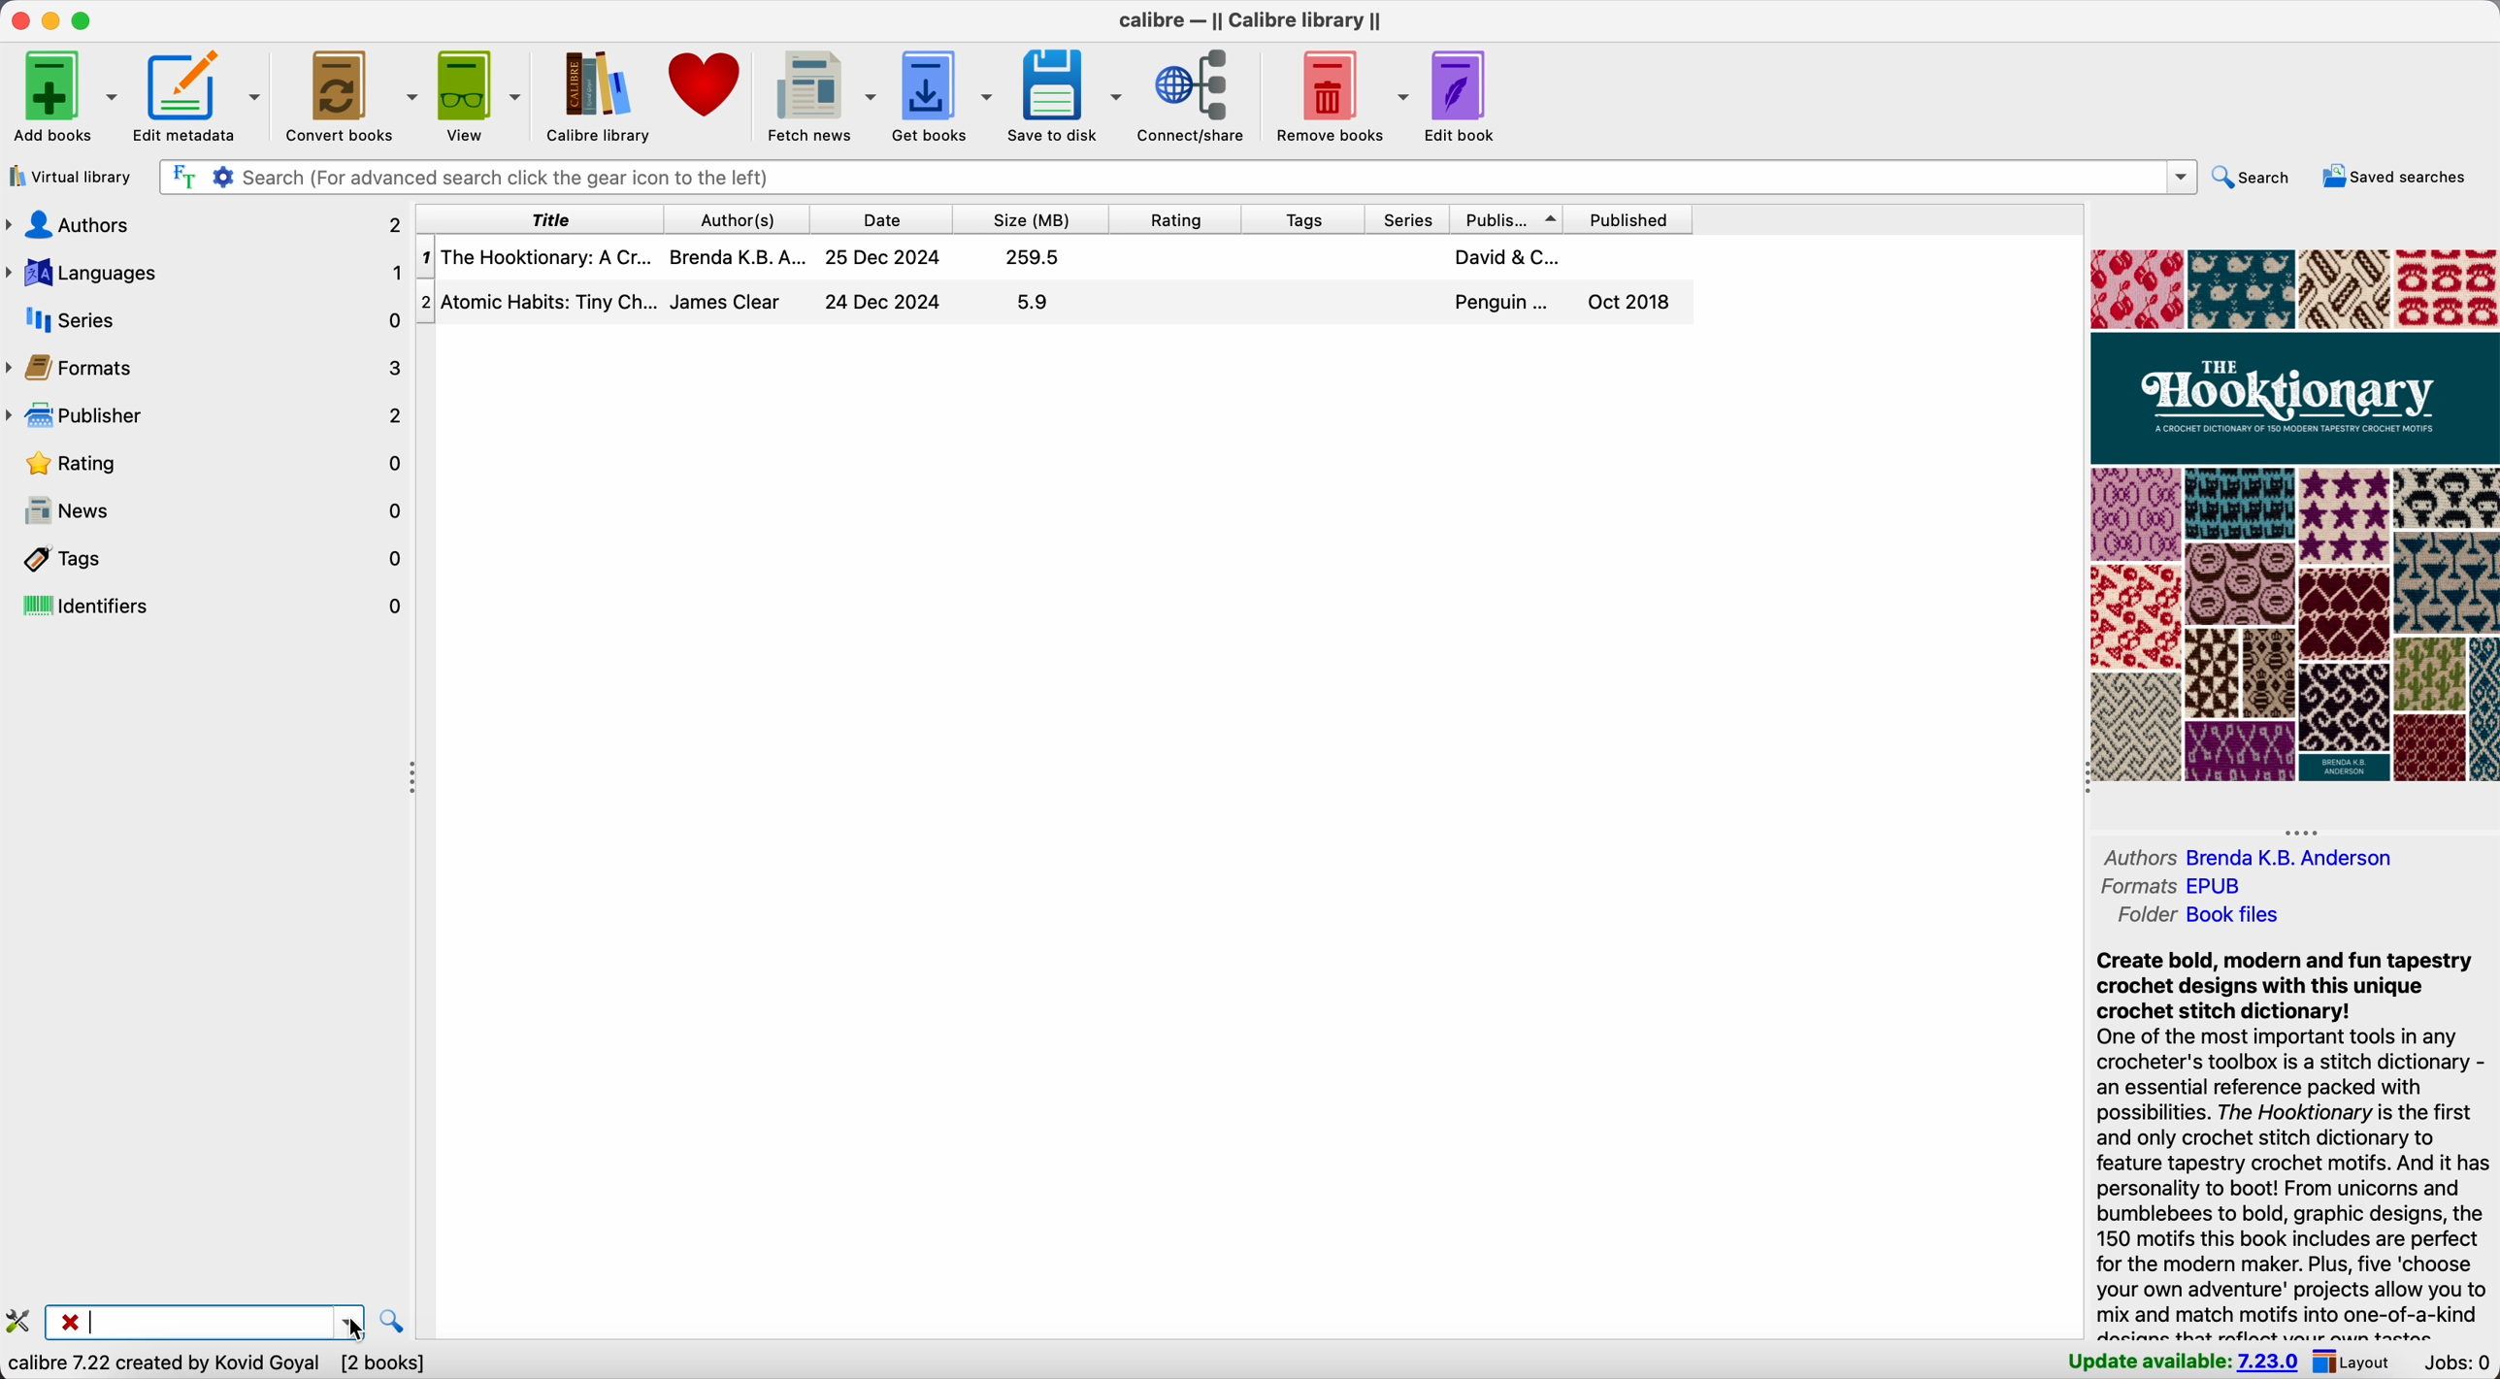  Describe the element at coordinates (2200, 916) in the screenshot. I see `folder` at that location.